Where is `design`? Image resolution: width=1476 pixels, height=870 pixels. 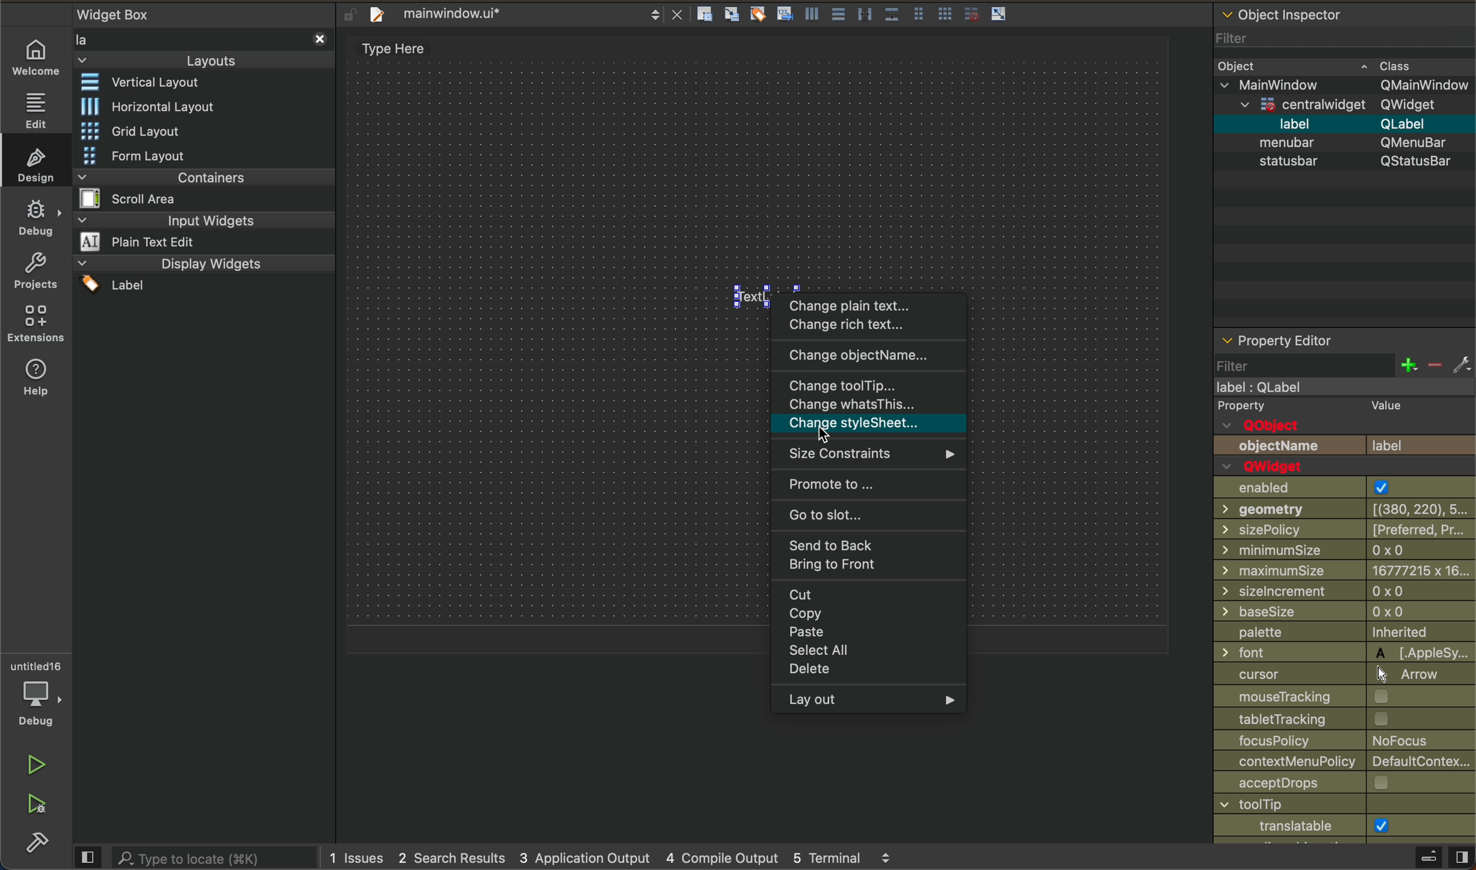 design is located at coordinates (39, 164).